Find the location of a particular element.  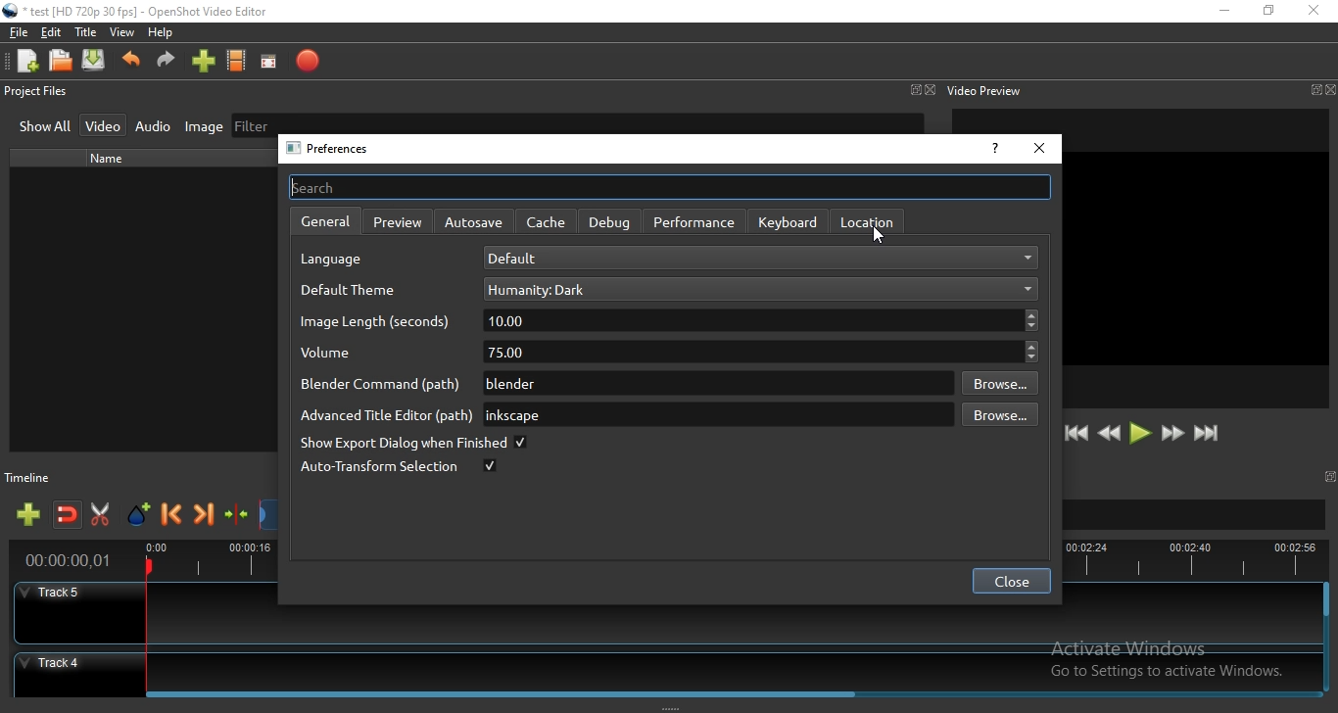

10.00 is located at coordinates (762, 320).